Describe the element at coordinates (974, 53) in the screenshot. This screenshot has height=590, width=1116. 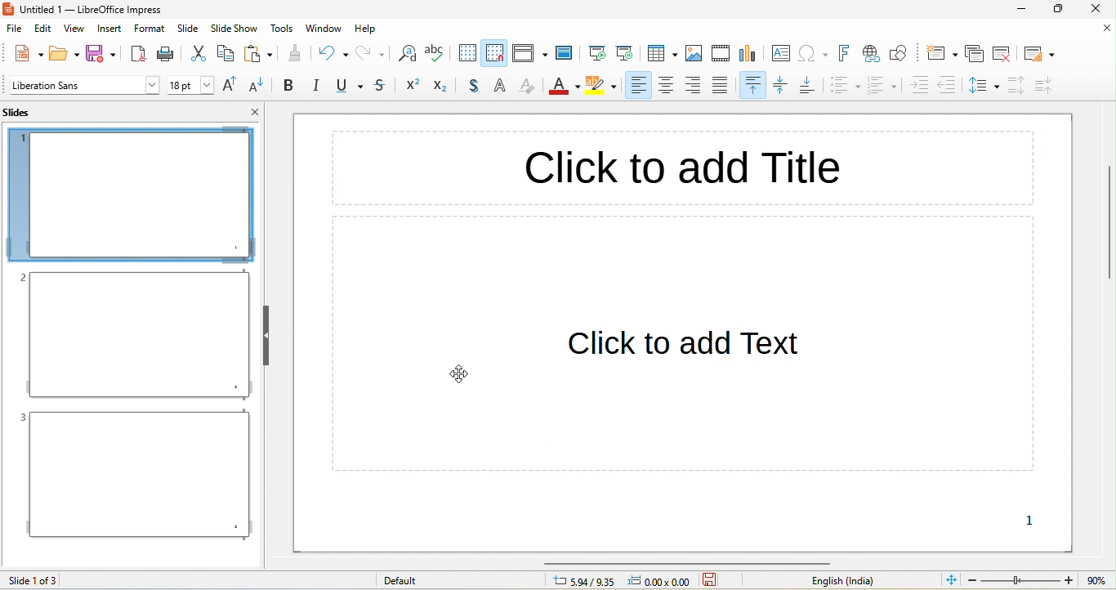
I see `duplicate slide` at that location.